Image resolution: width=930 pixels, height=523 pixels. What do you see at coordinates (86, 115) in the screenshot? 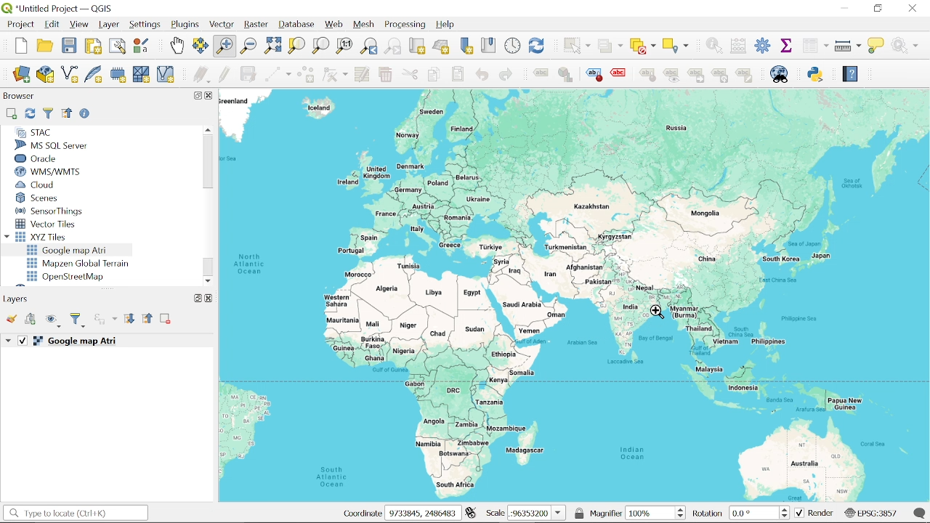
I see `Enable/ disable` at bounding box center [86, 115].